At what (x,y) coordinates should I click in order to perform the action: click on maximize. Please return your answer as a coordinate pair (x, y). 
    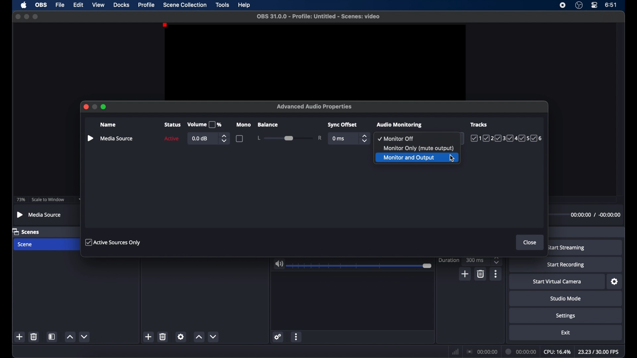
    Looking at the image, I should click on (36, 17).